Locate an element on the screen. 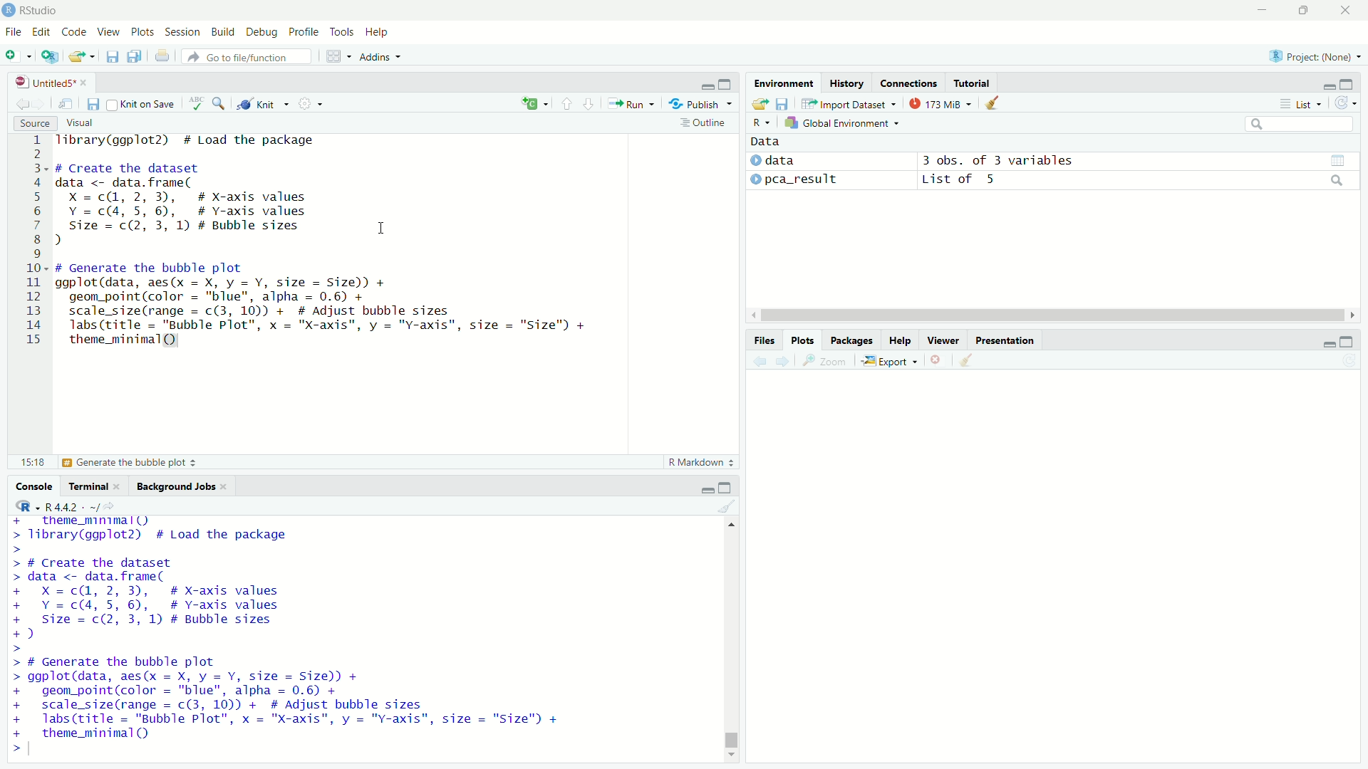 The image size is (1368, 769). clear console is located at coordinates (728, 506).